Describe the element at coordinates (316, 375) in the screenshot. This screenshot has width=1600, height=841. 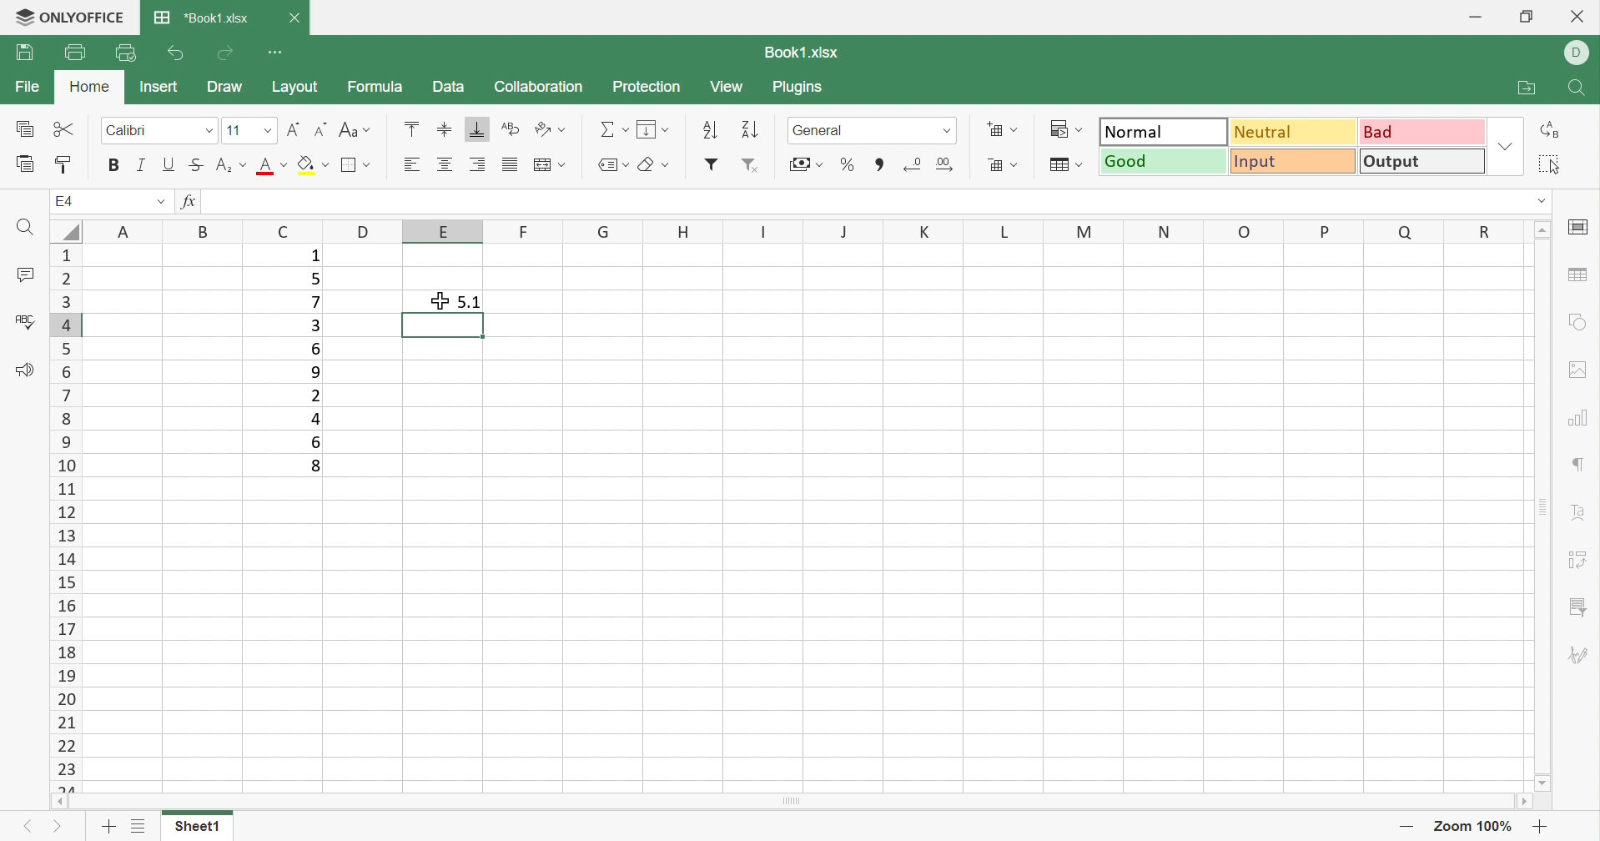
I see `9` at that location.